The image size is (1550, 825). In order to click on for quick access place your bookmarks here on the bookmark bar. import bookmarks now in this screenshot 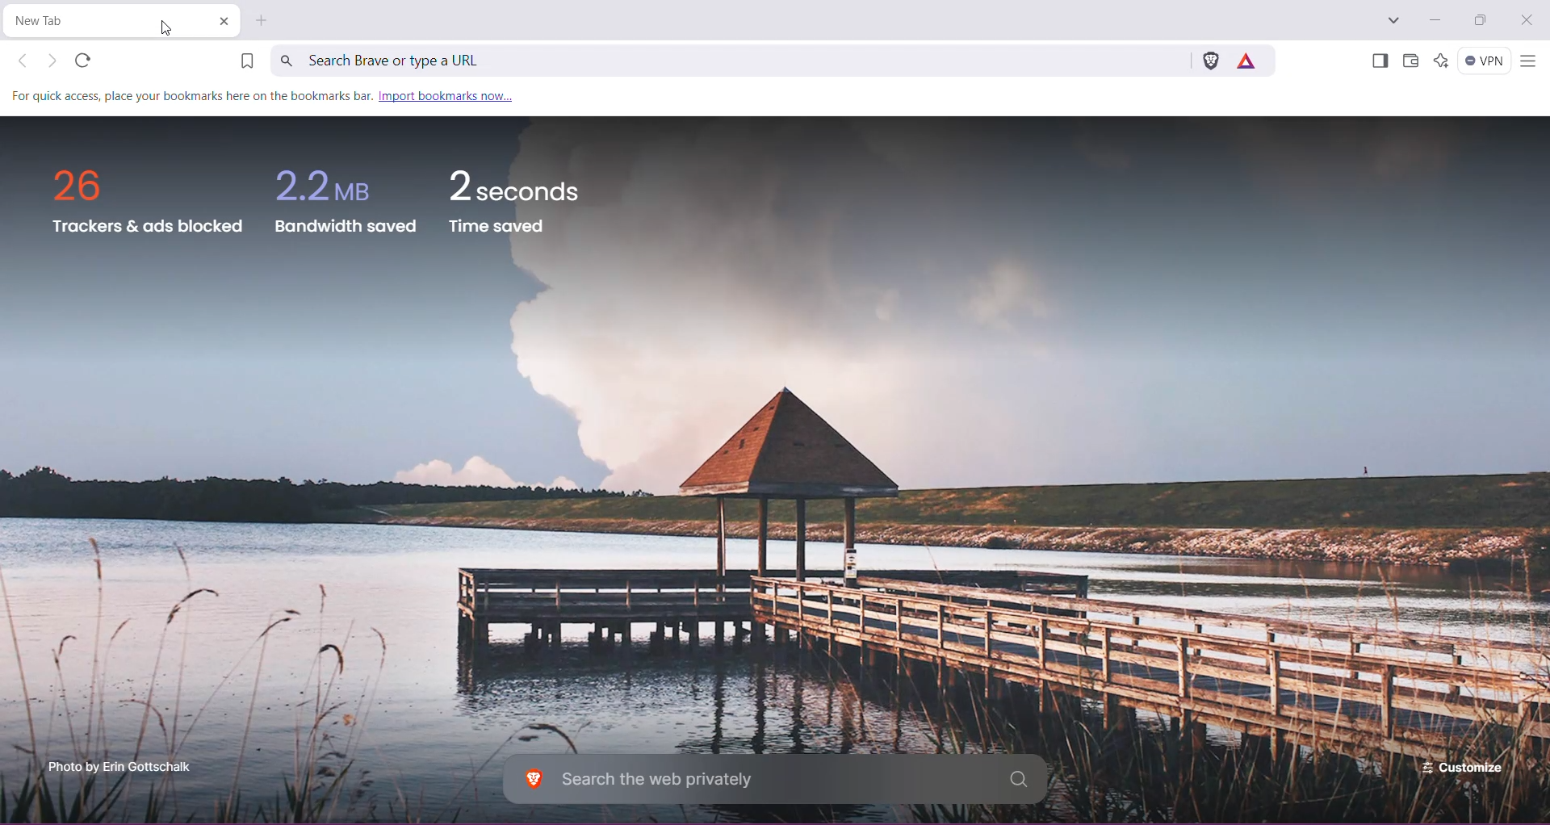, I will do `click(276, 97)`.